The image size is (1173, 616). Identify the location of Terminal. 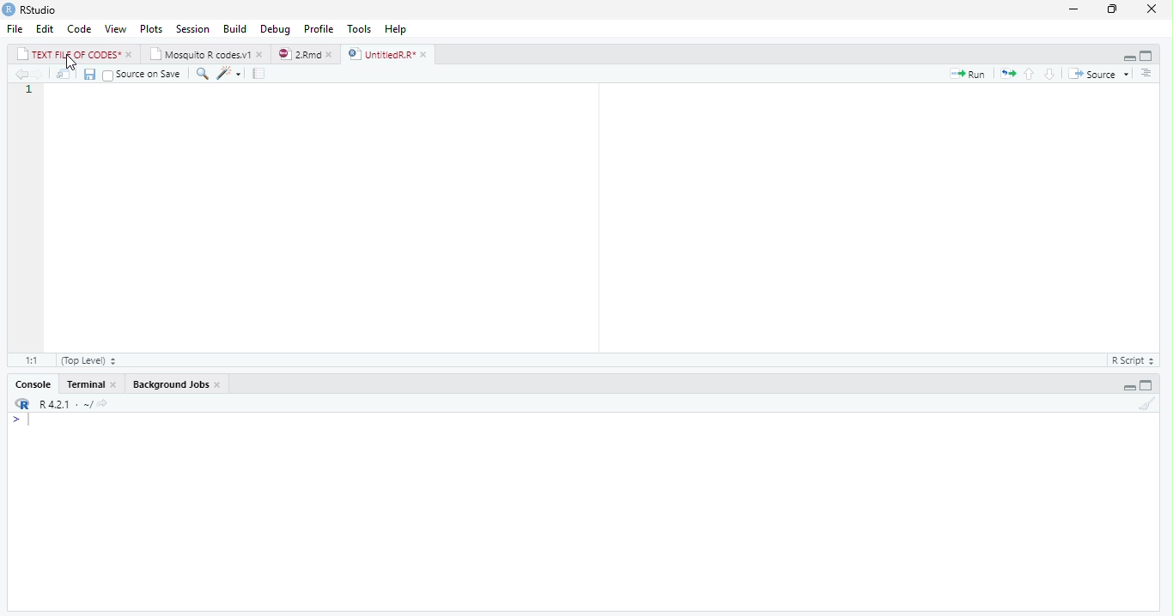
(87, 384).